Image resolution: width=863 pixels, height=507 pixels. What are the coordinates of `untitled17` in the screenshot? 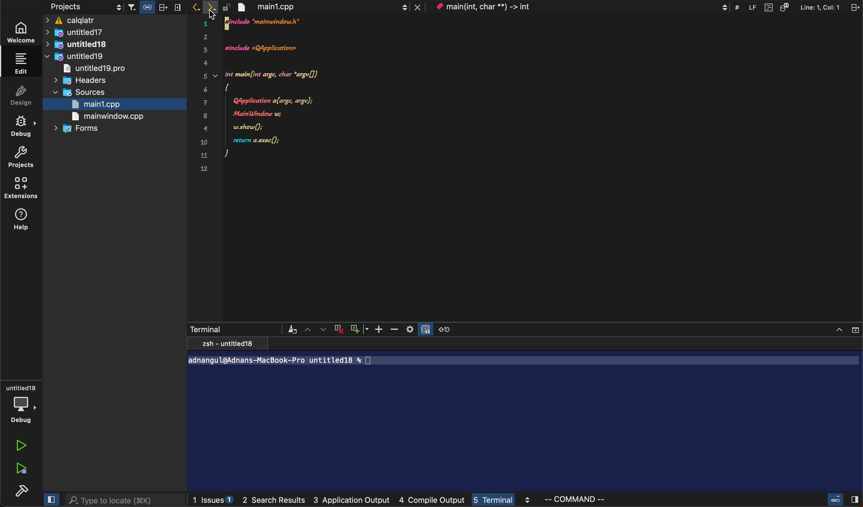 It's located at (90, 32).